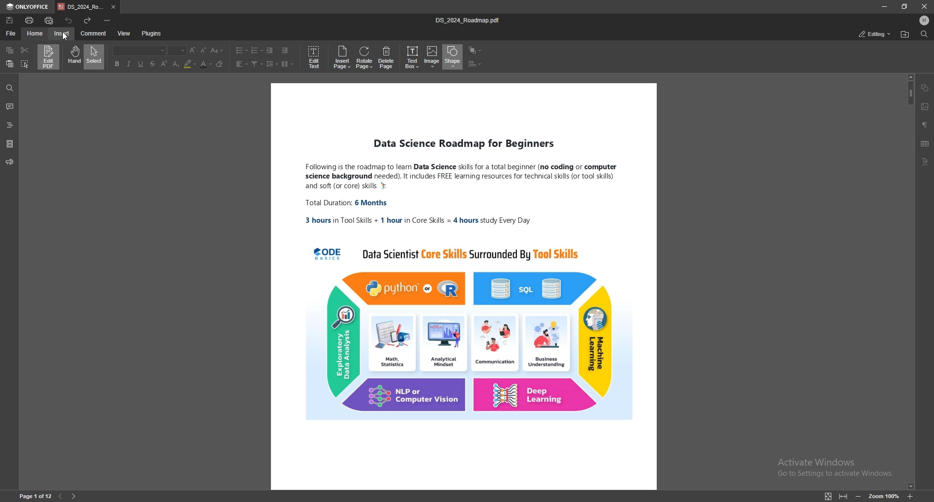 This screenshot has width=934, height=502. What do you see at coordinates (413, 56) in the screenshot?
I see `text box` at bounding box center [413, 56].